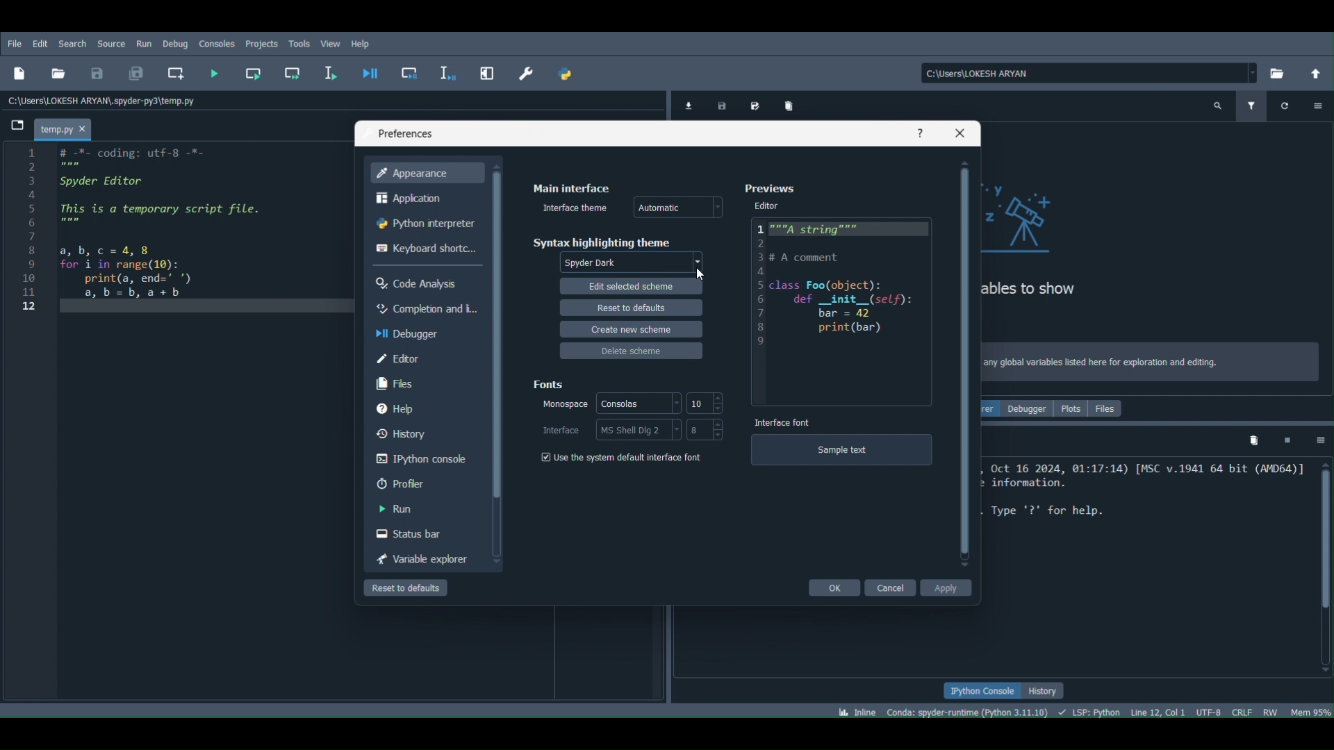  I want to click on Cancel, so click(891, 586).